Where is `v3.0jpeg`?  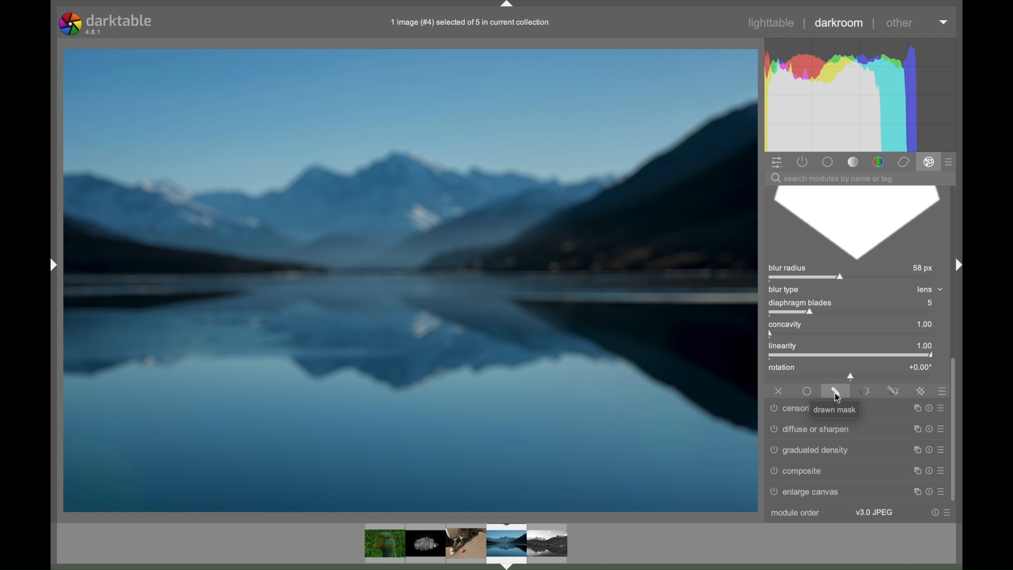 v3.0jpeg is located at coordinates (874, 512).